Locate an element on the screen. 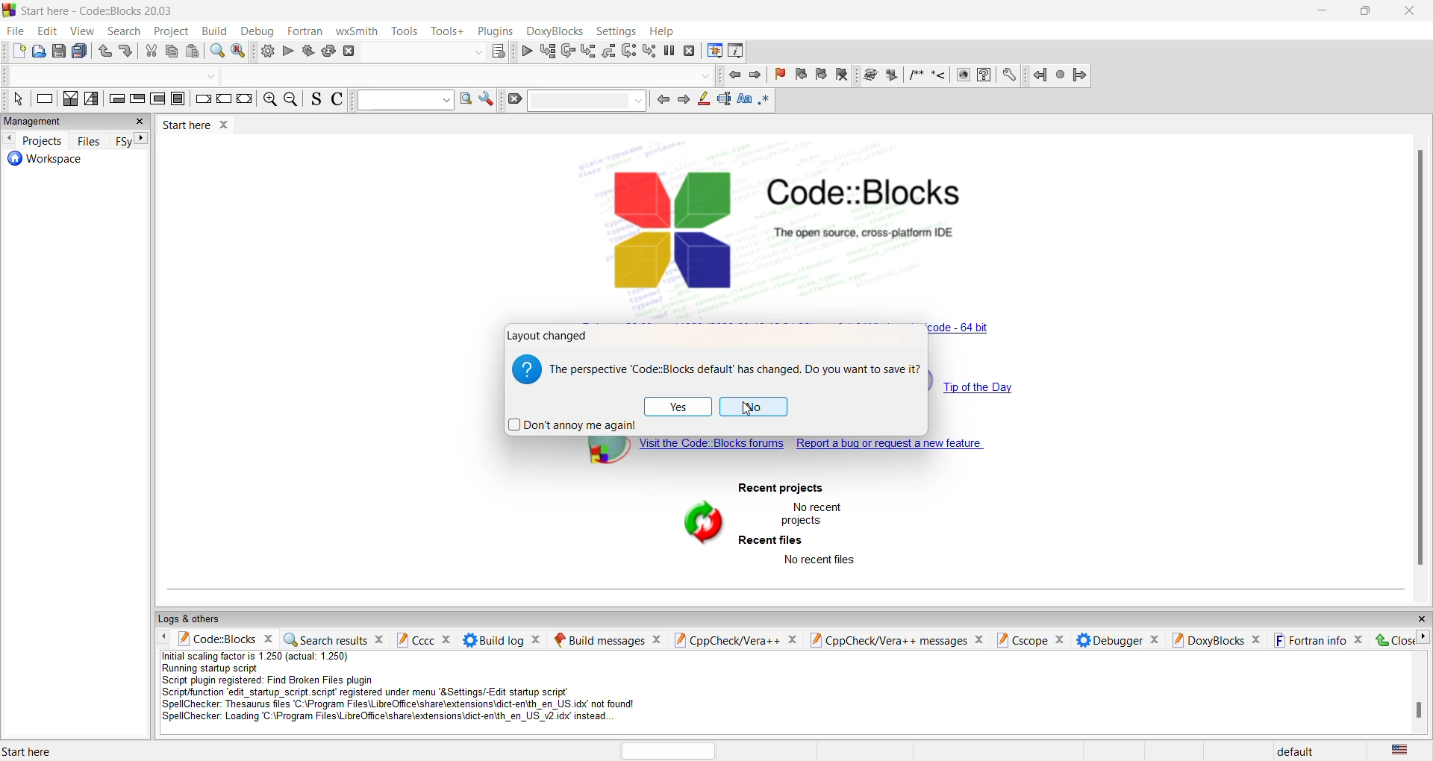 The width and height of the screenshot is (1433, 761). previous book mark is located at coordinates (799, 74).